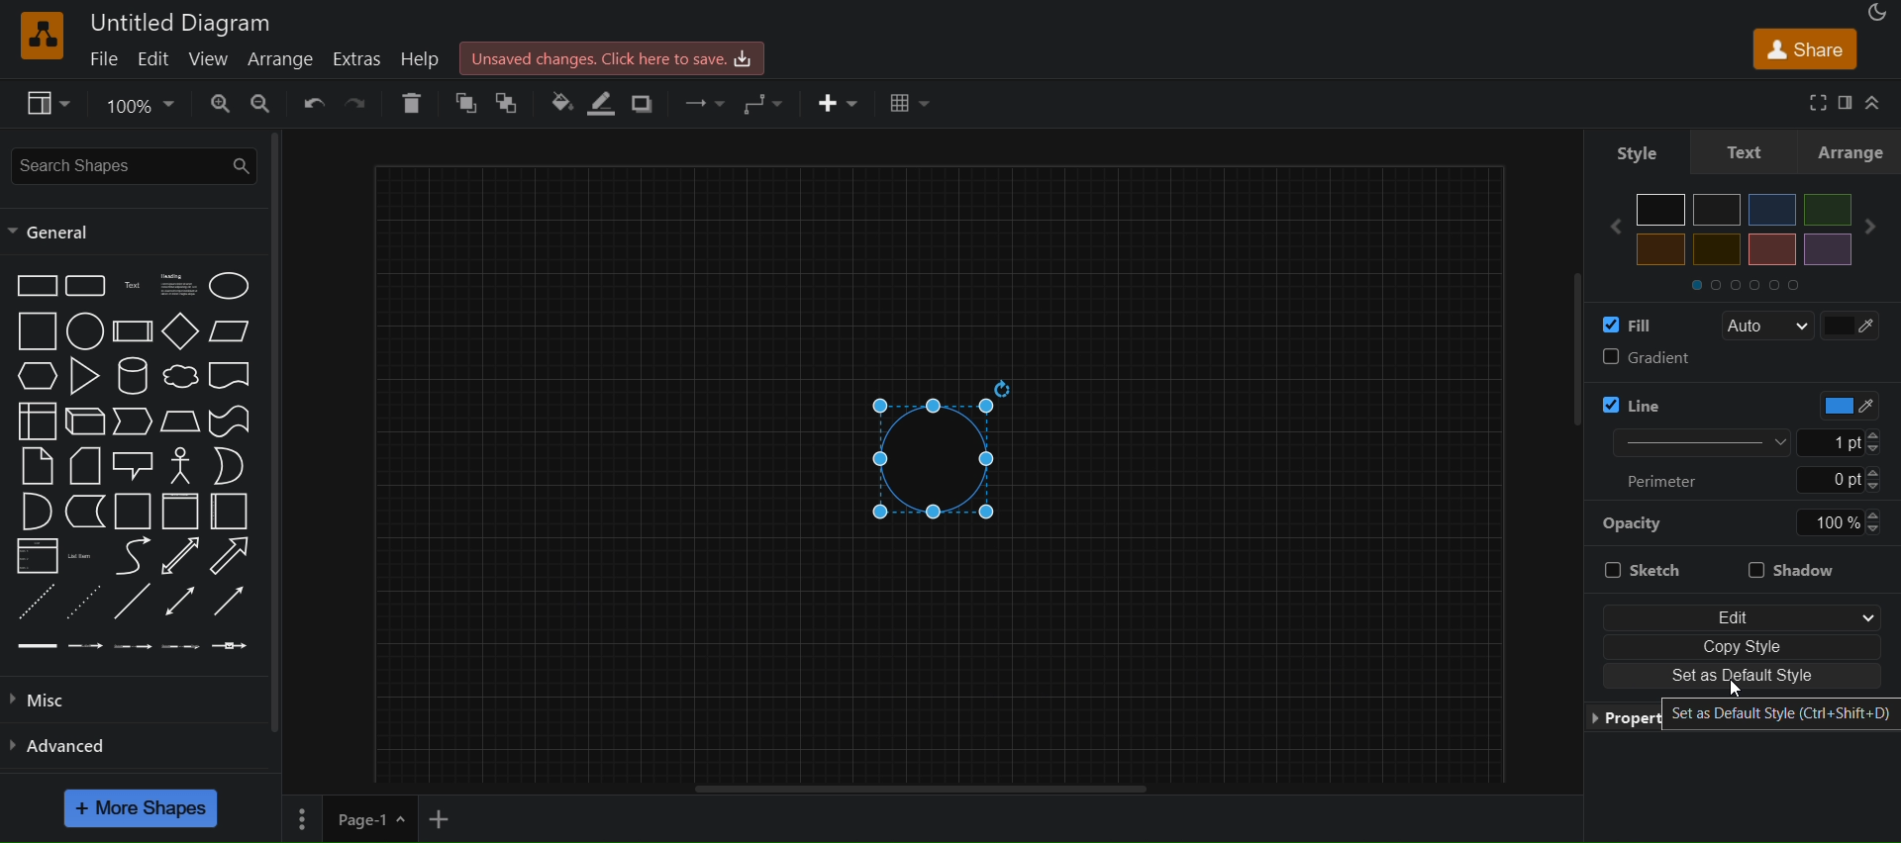  Describe the element at coordinates (1687, 441) in the screenshot. I see `line thickness` at that location.